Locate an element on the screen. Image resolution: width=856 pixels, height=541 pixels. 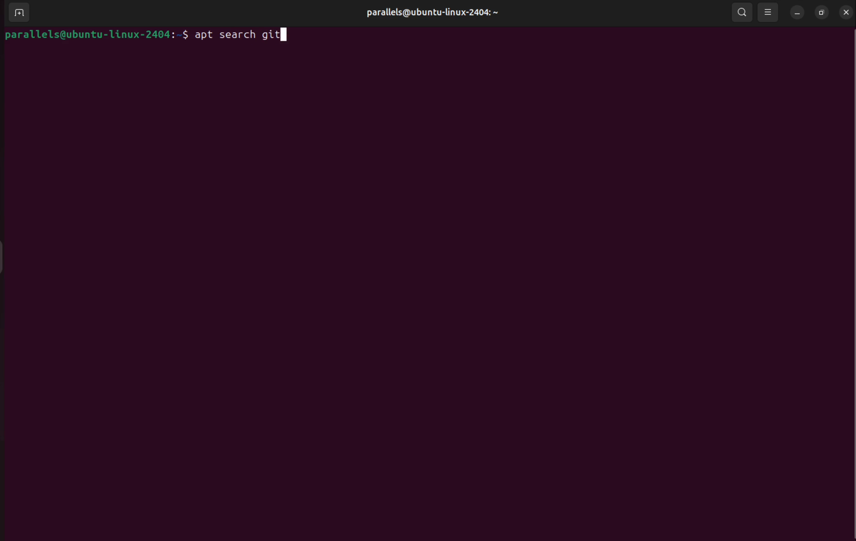
resize is located at coordinates (822, 12).